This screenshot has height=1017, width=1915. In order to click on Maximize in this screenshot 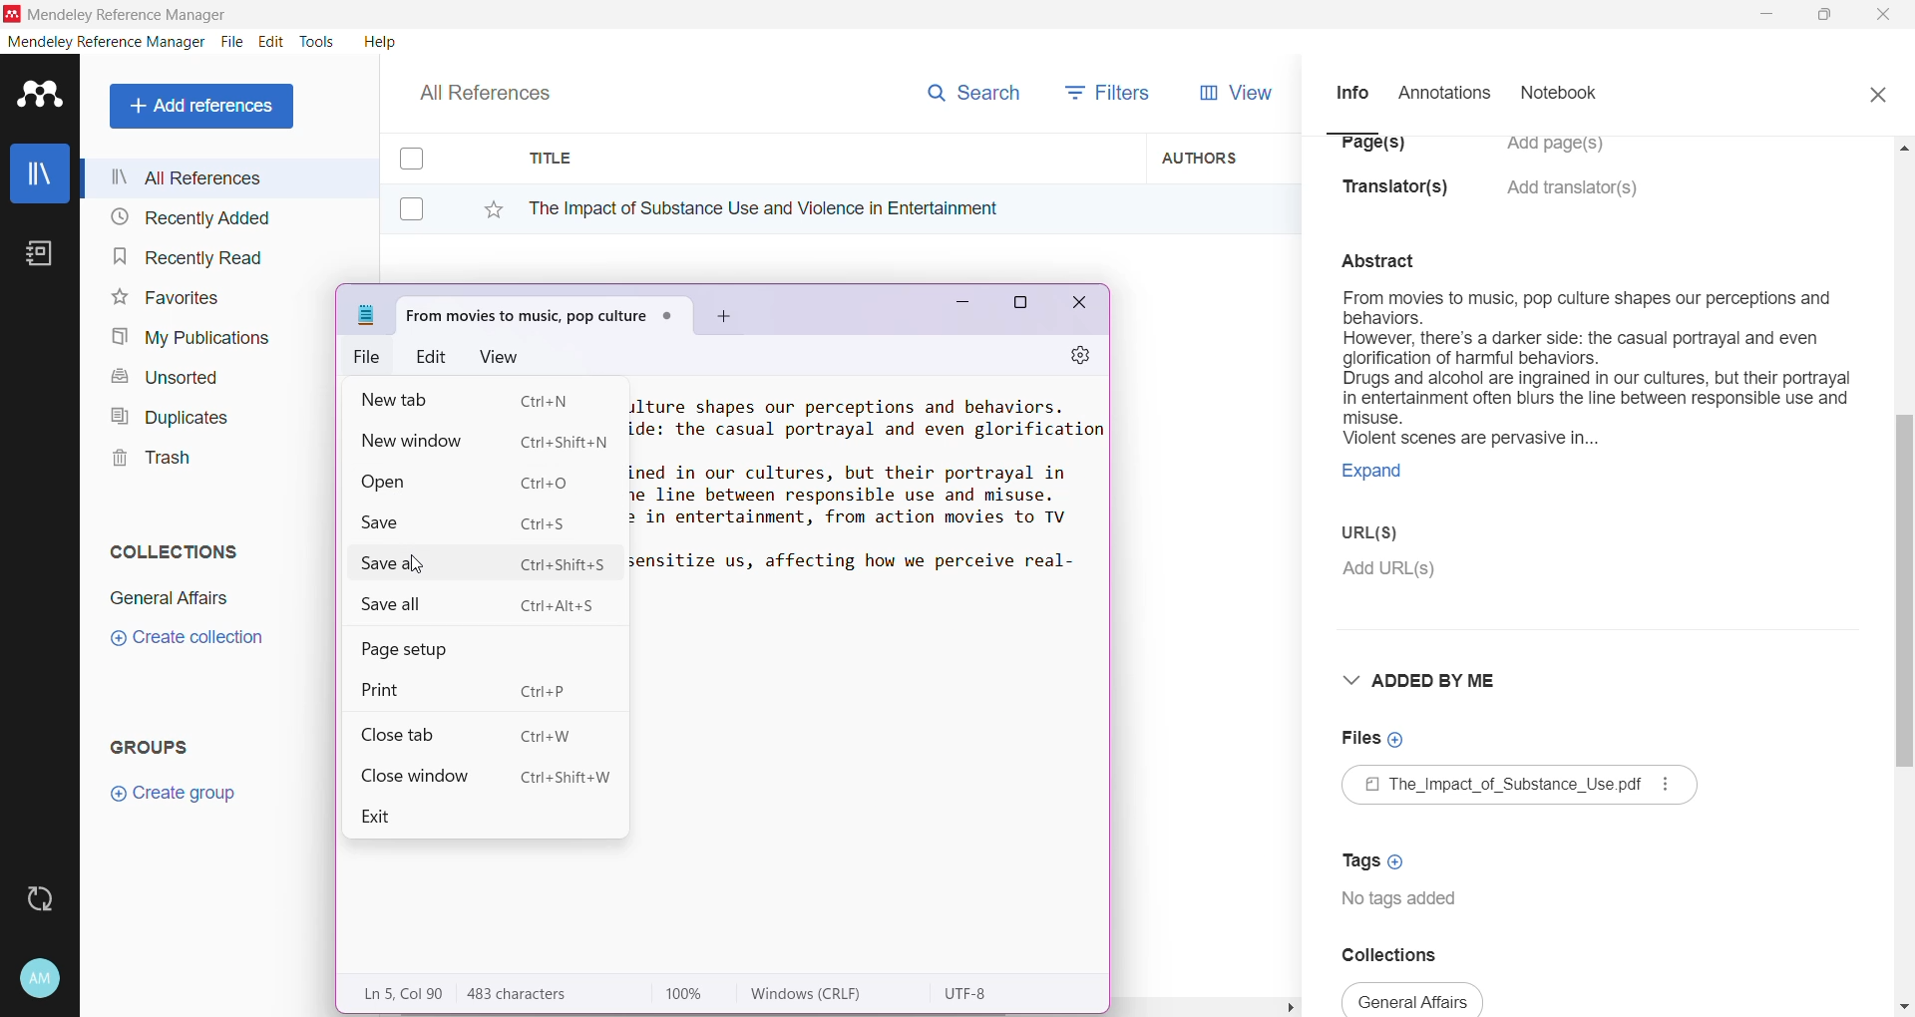, I will do `click(1020, 306)`.